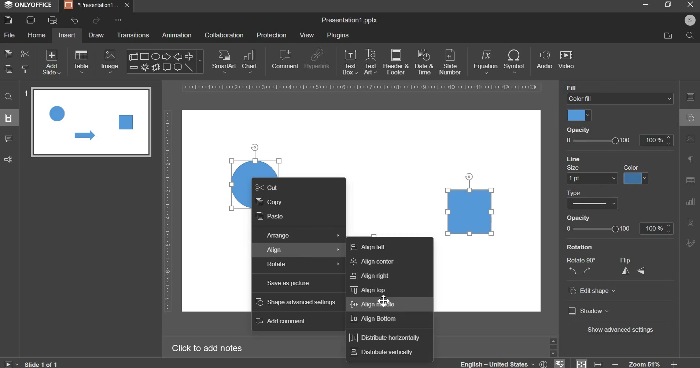 The height and width of the screenshot is (368, 700). Describe the element at coordinates (372, 304) in the screenshot. I see `align middle` at that location.